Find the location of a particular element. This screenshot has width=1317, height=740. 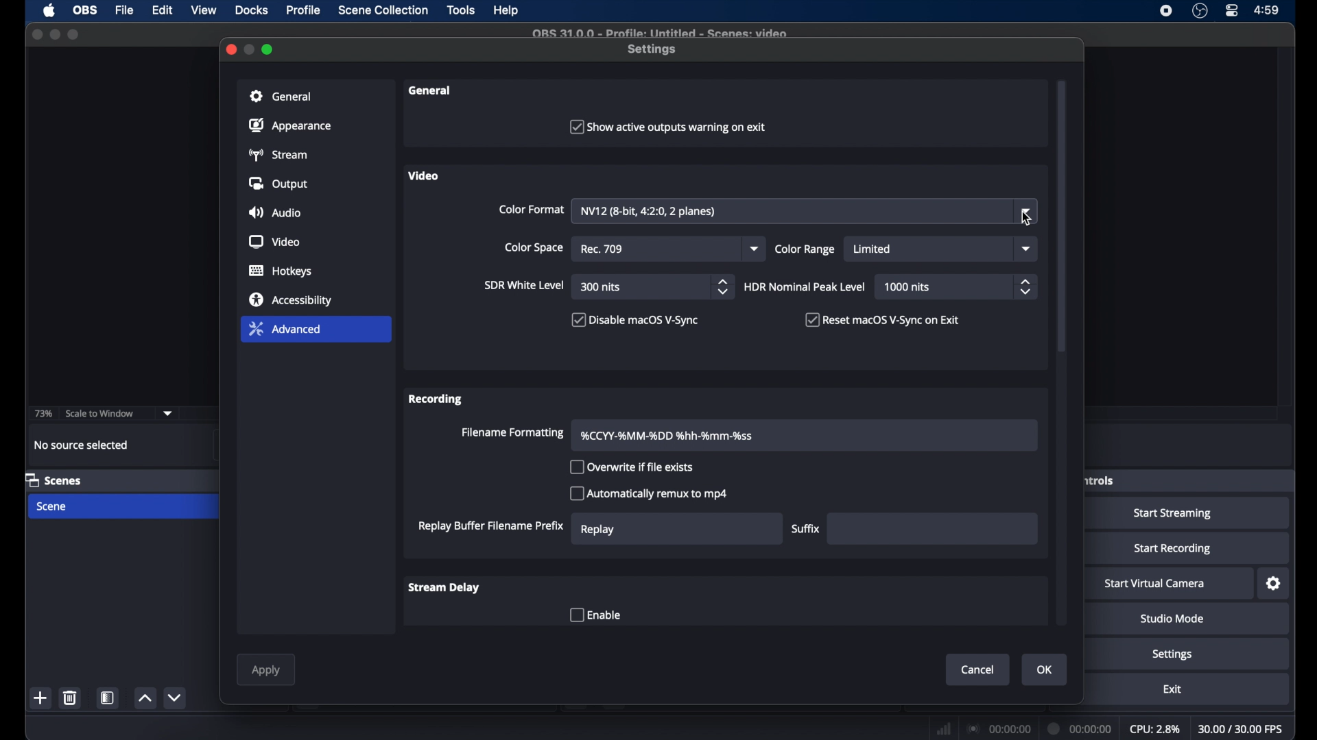

maximize is located at coordinates (75, 34).